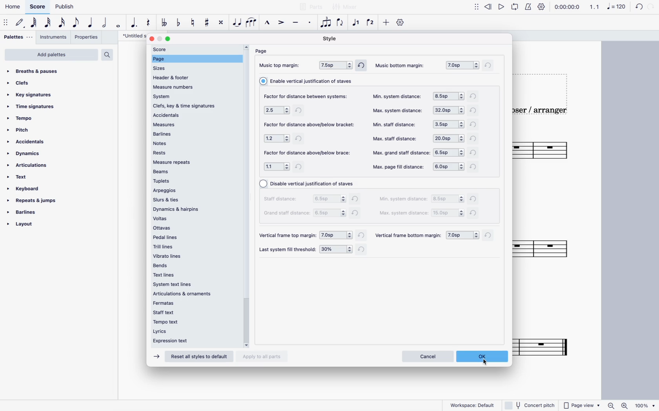  I want to click on text, so click(22, 178).